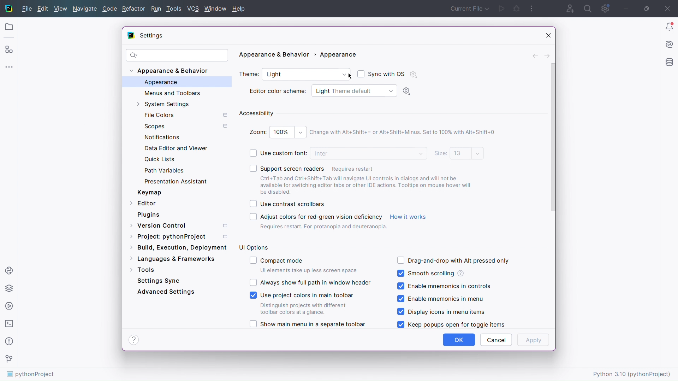 The image size is (678, 381). Describe the element at coordinates (312, 217) in the screenshot. I see `Adjust colors for red-green vision deficiency` at that location.